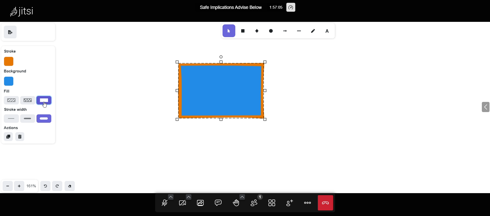 This screenshot has height=216, width=490. Describe the element at coordinates (12, 128) in the screenshot. I see `actions` at that location.